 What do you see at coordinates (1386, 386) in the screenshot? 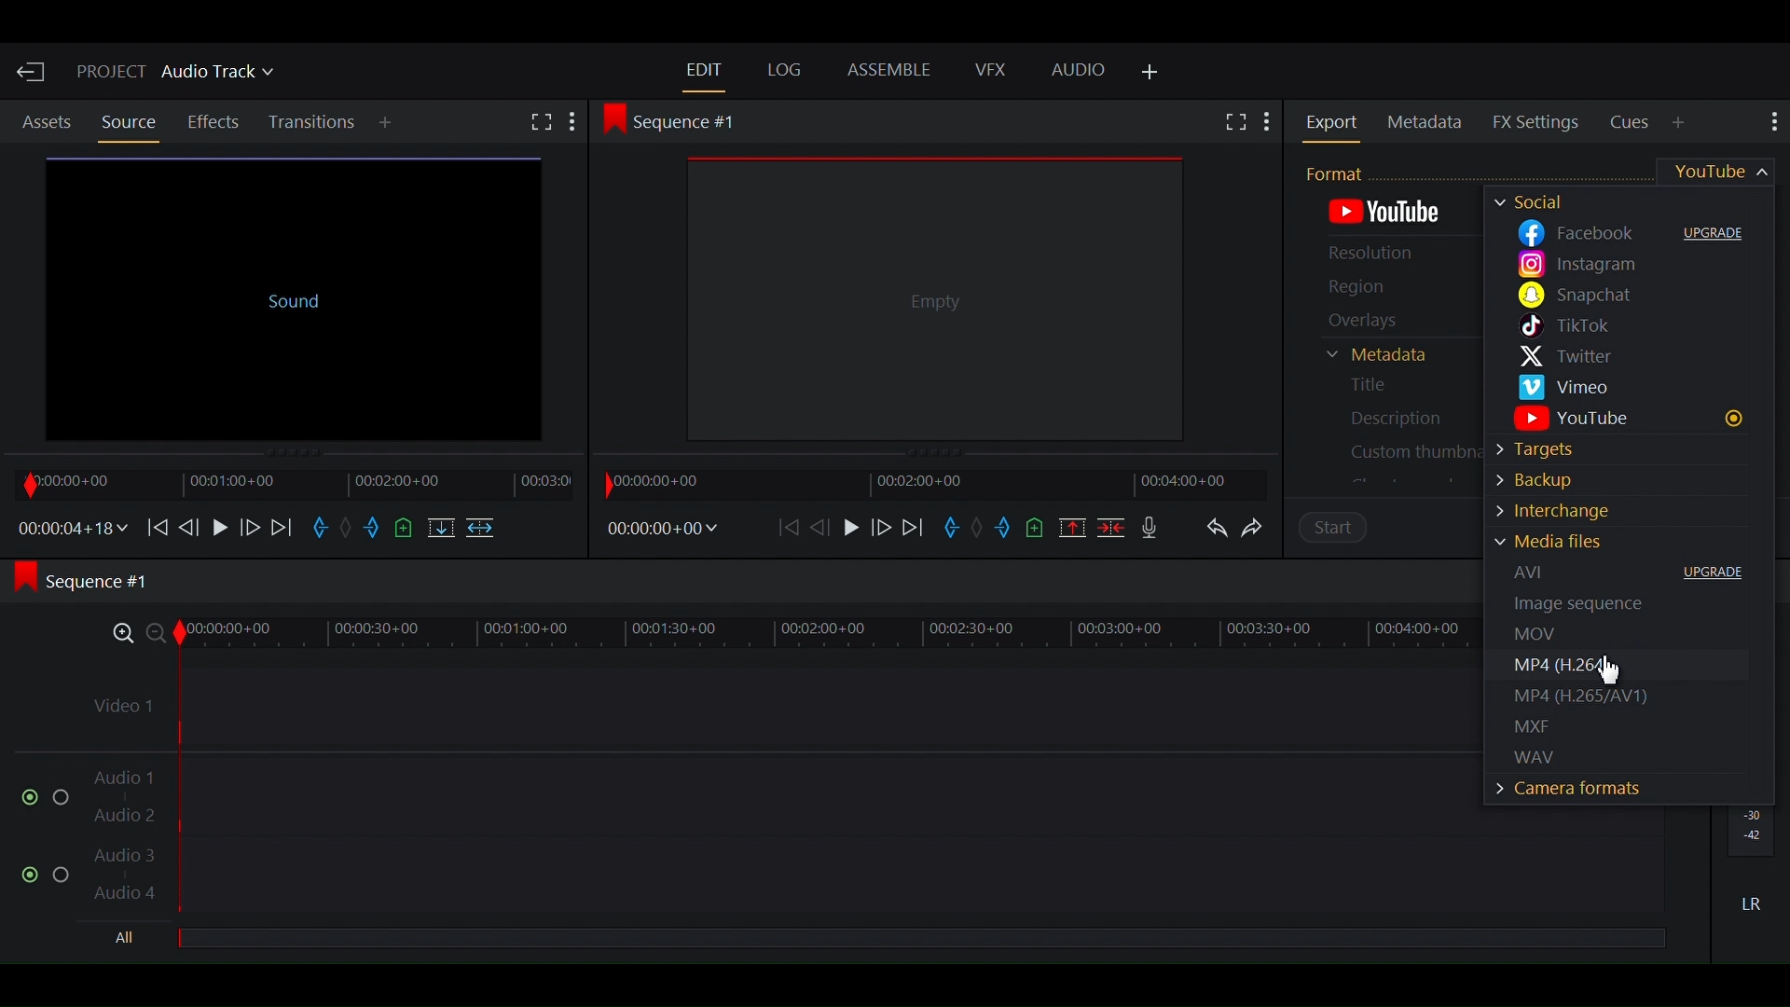
I see `Title` at bounding box center [1386, 386].